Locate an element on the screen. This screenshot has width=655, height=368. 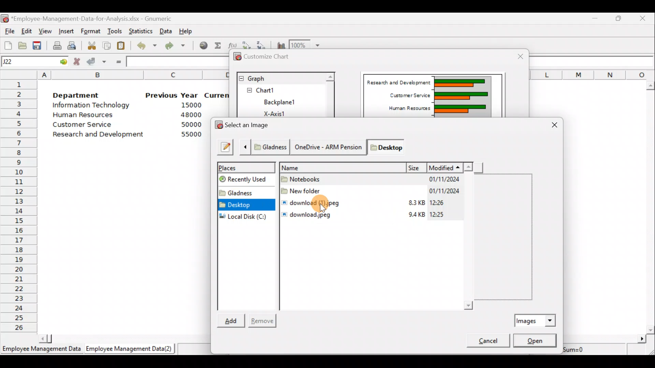
Type a file name is located at coordinates (225, 147).